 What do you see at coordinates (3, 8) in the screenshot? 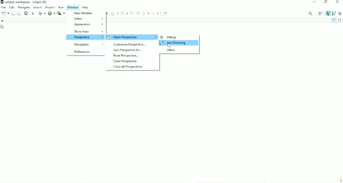
I see `File` at bounding box center [3, 8].